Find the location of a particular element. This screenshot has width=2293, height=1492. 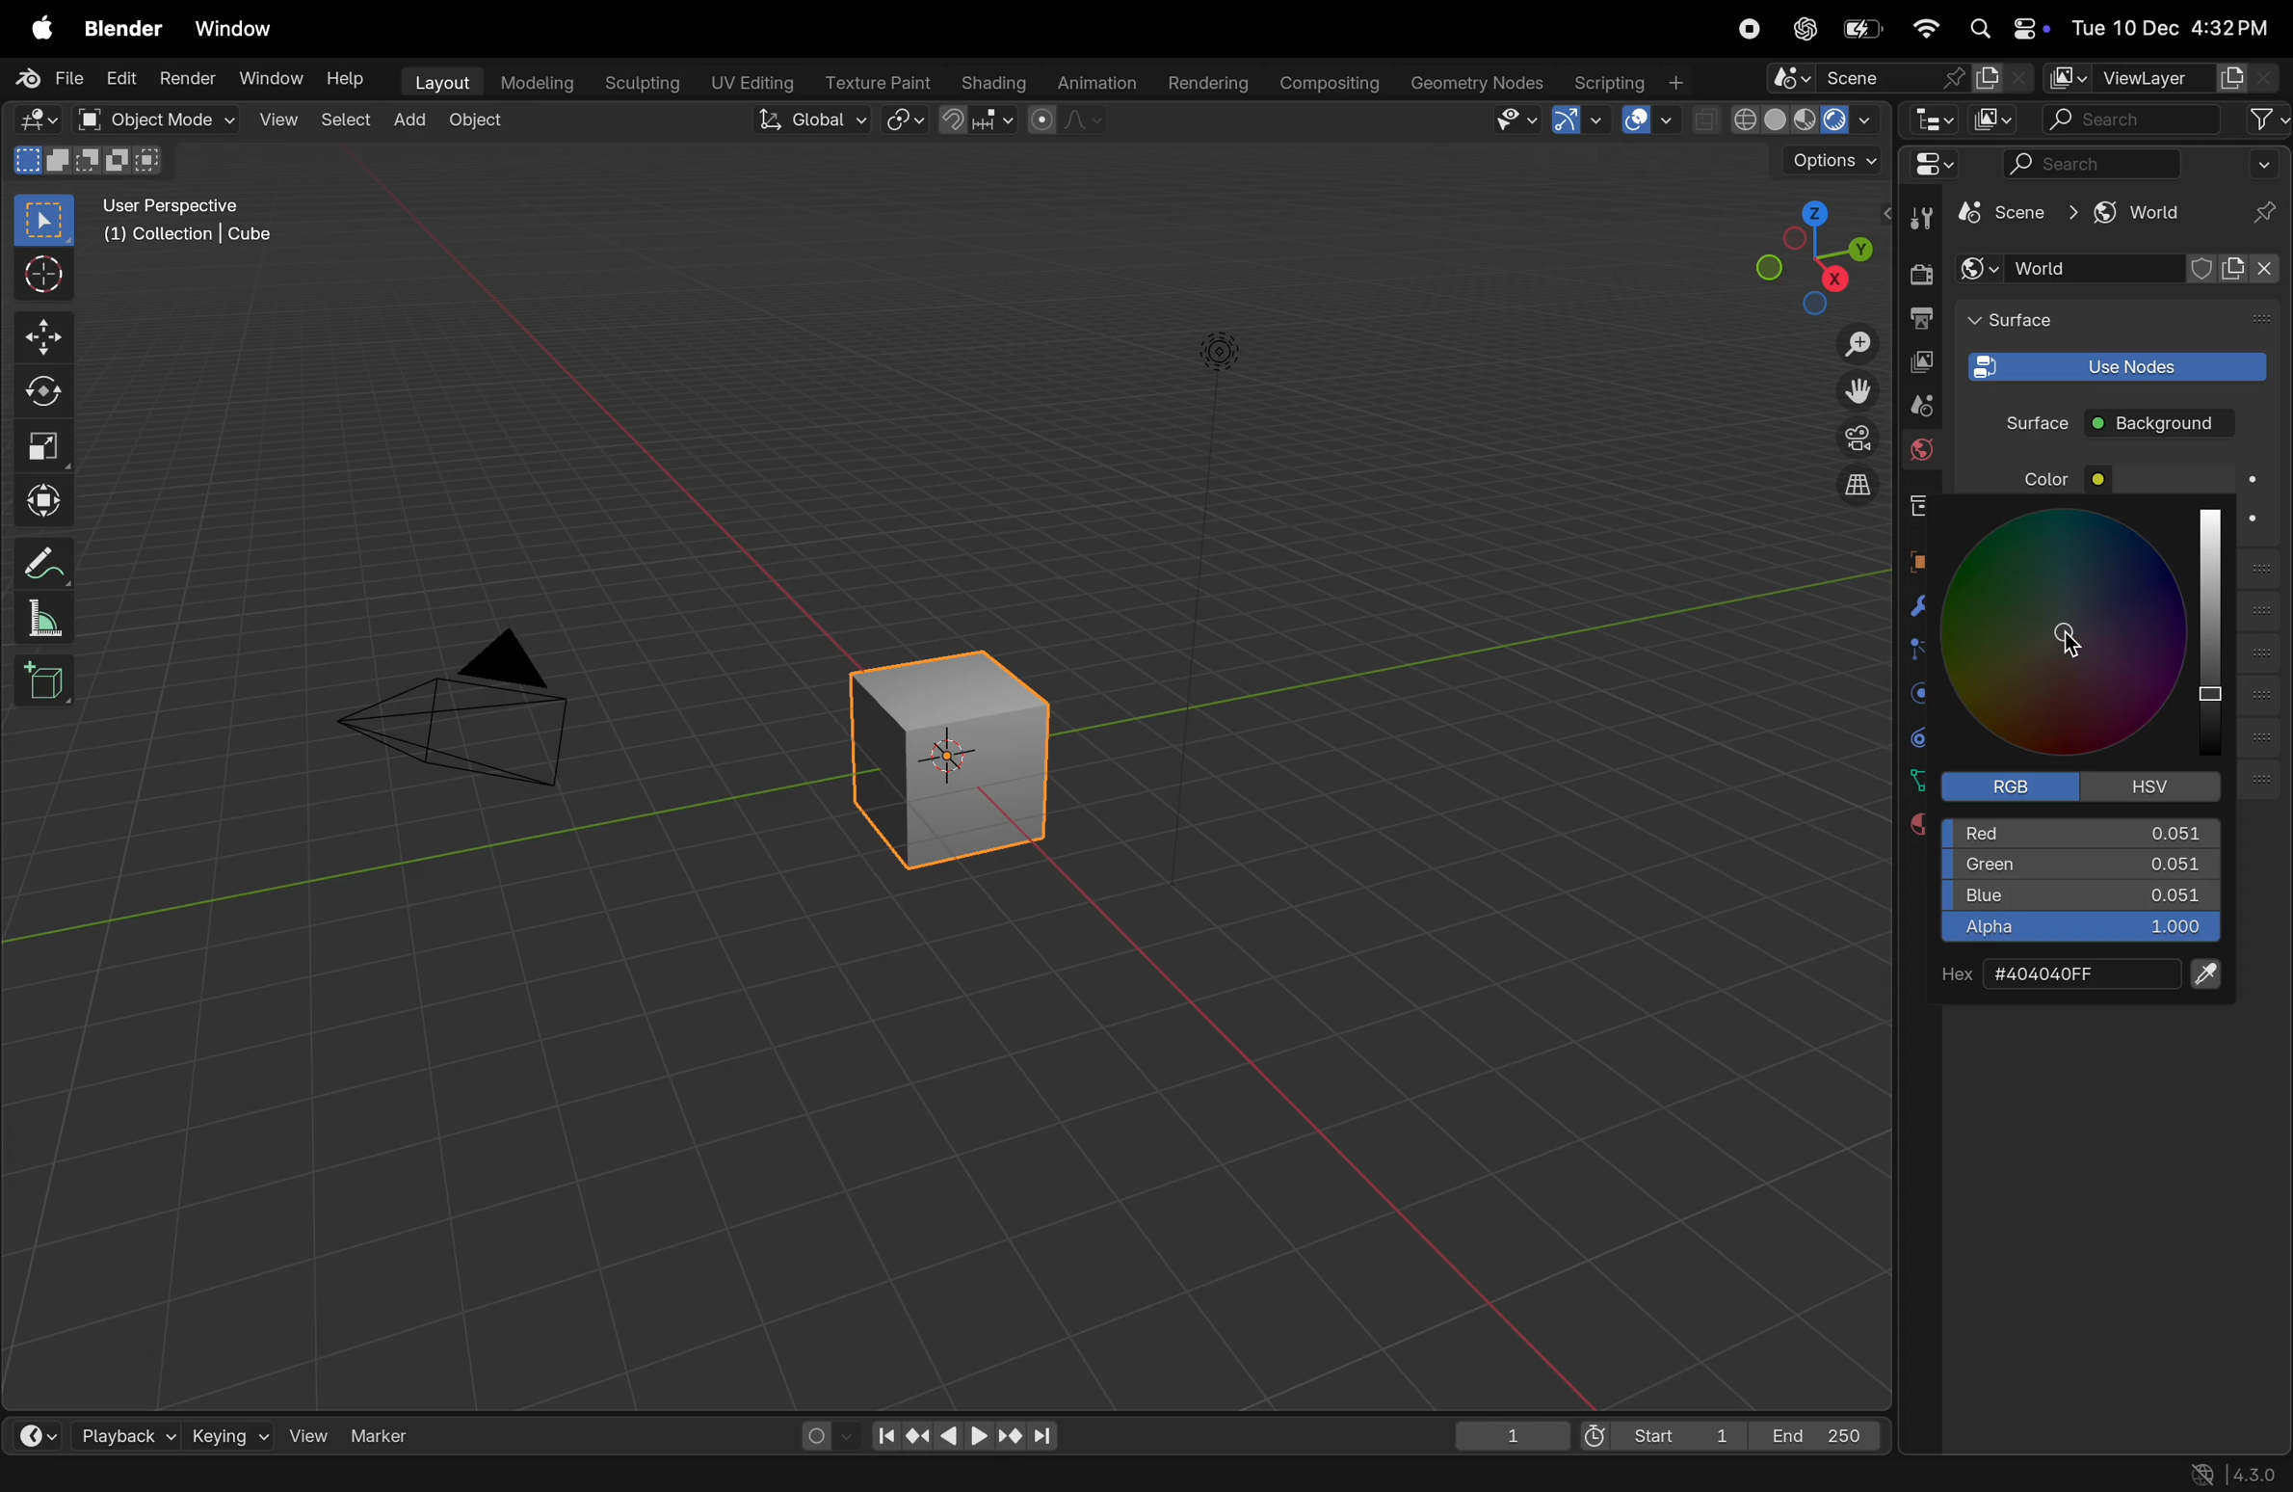

render is located at coordinates (188, 81).